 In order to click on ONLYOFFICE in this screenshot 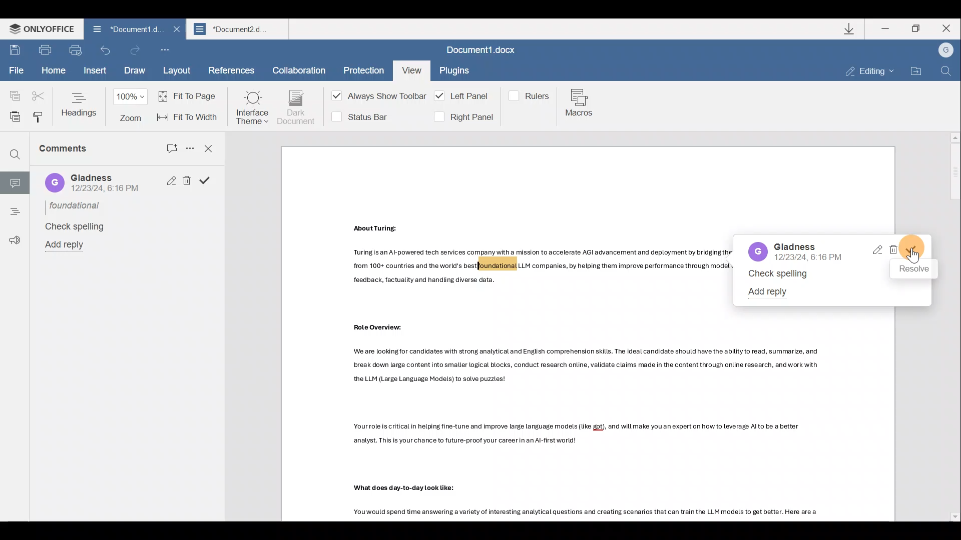, I will do `click(39, 29)`.